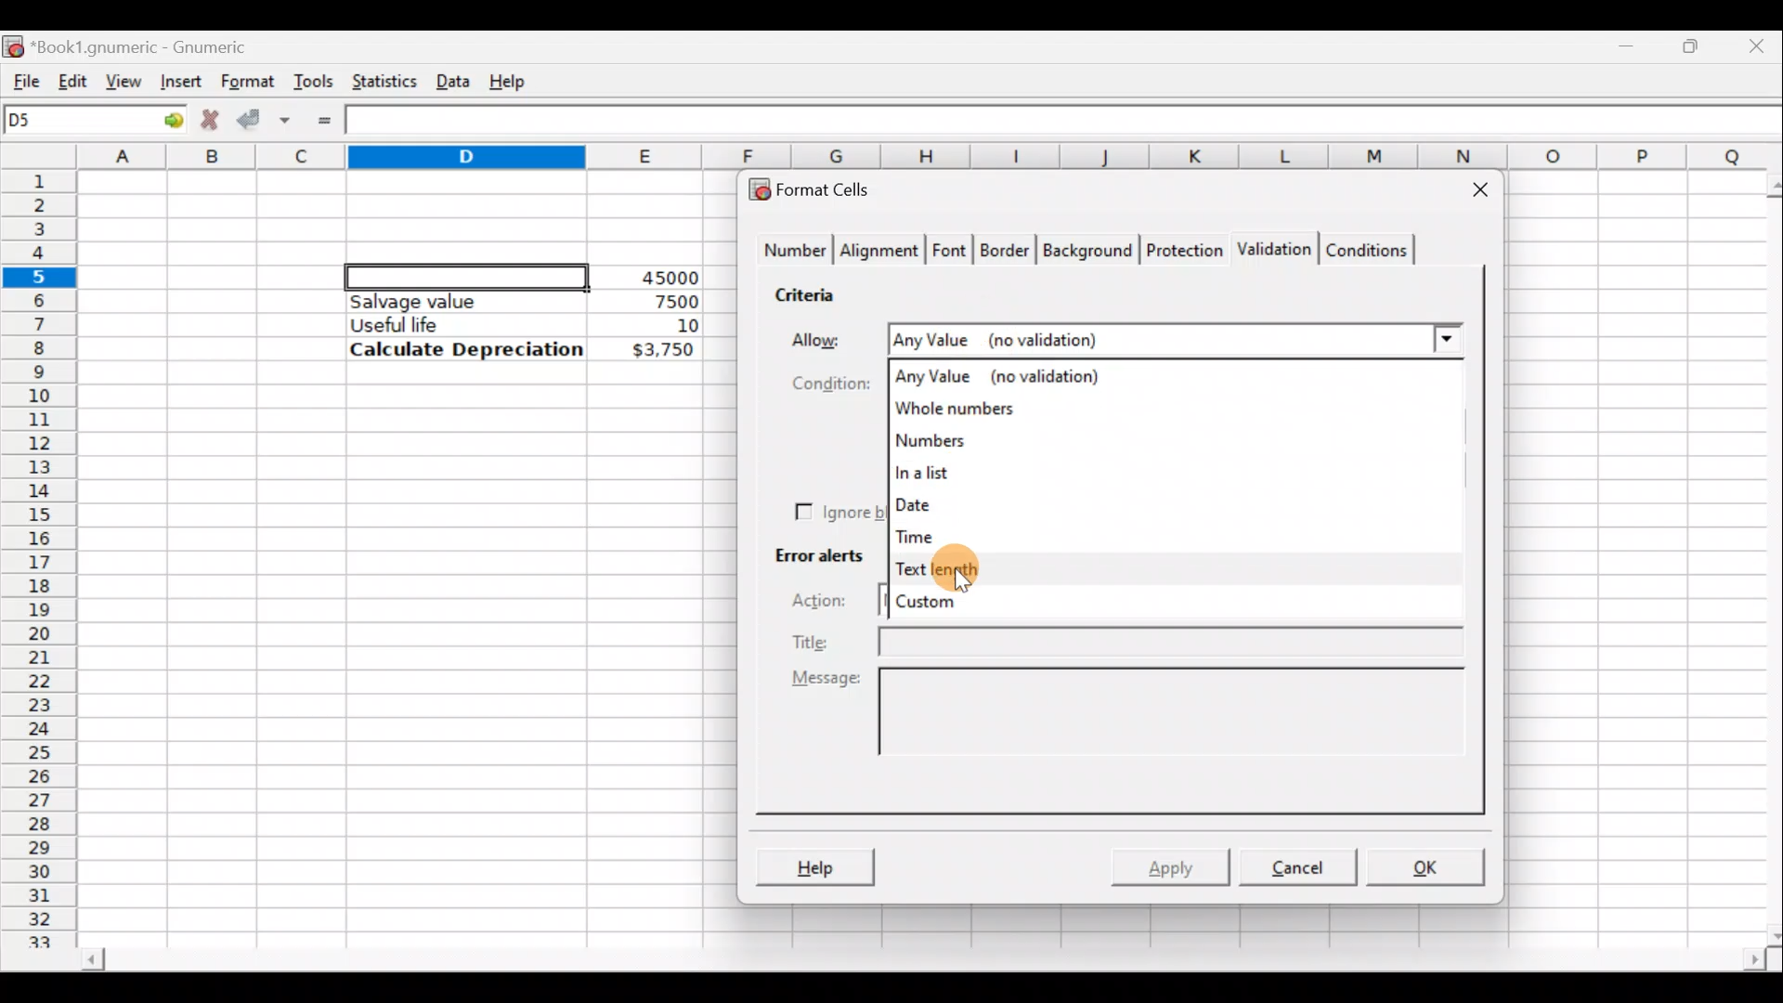  What do you see at coordinates (264, 117) in the screenshot?
I see `Accept change` at bounding box center [264, 117].